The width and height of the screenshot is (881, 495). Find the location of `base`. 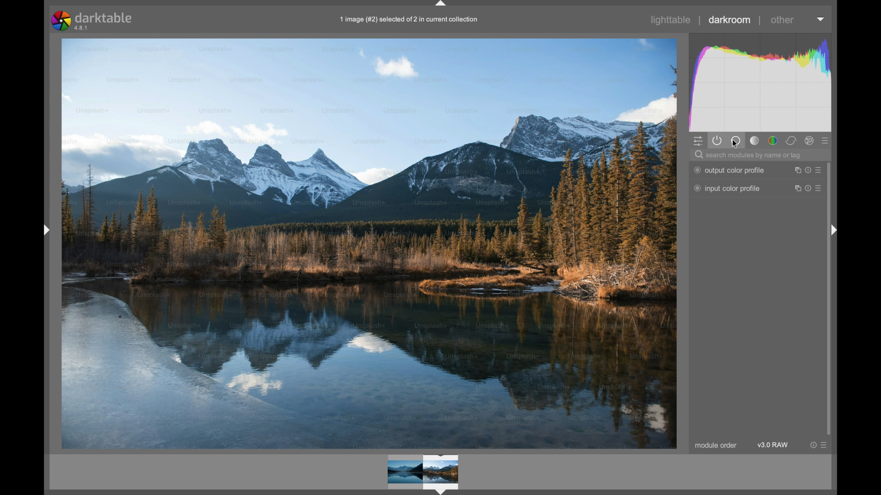

base is located at coordinates (736, 140).